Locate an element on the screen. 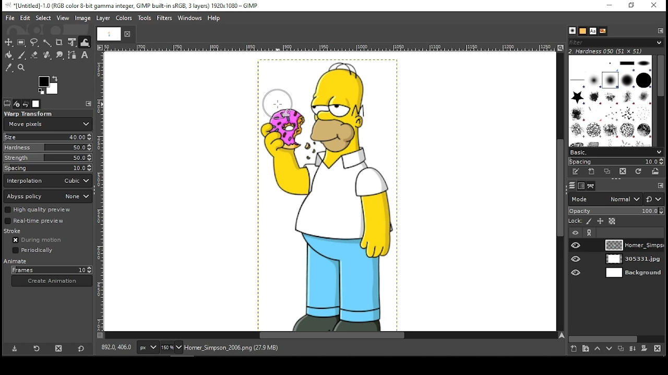 Image resolution: width=668 pixels, height=375 pixels. layers is located at coordinates (572, 185).